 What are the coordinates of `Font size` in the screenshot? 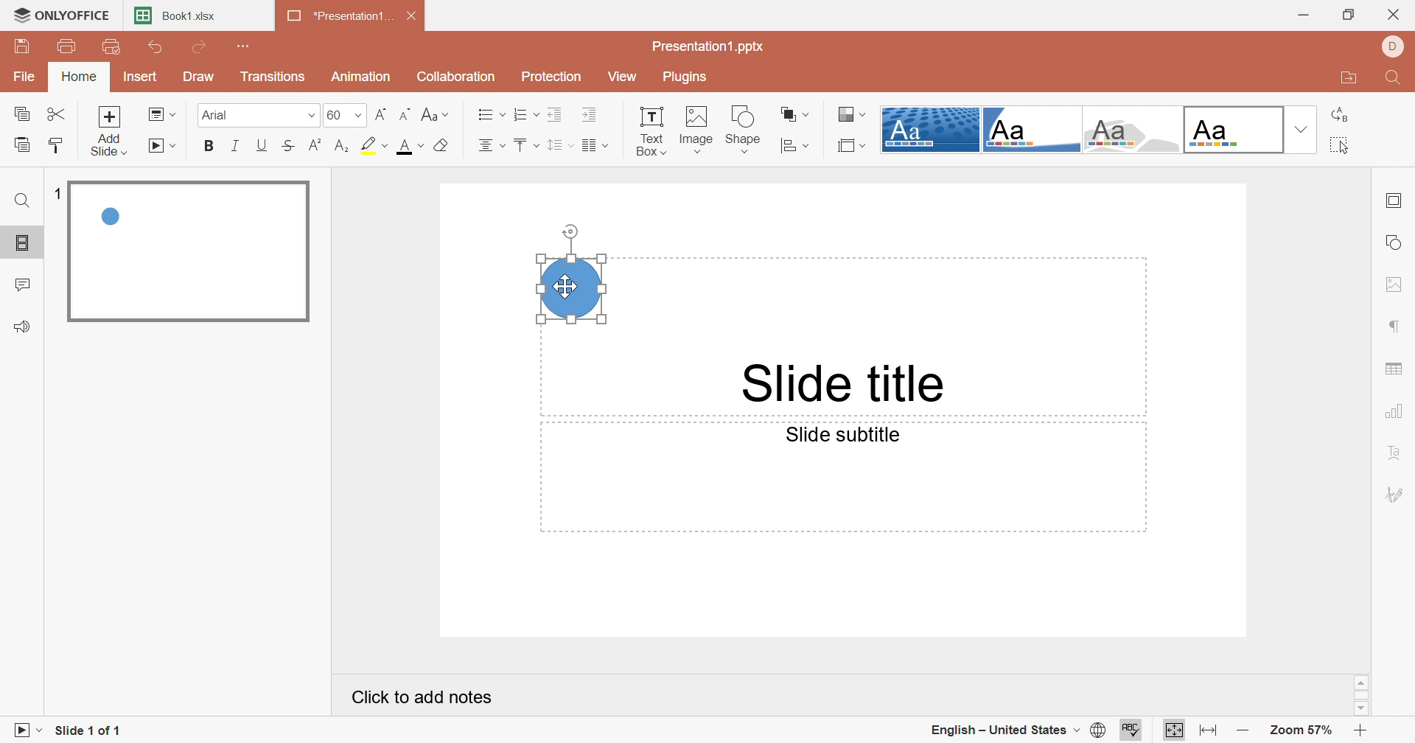 It's located at (345, 114).